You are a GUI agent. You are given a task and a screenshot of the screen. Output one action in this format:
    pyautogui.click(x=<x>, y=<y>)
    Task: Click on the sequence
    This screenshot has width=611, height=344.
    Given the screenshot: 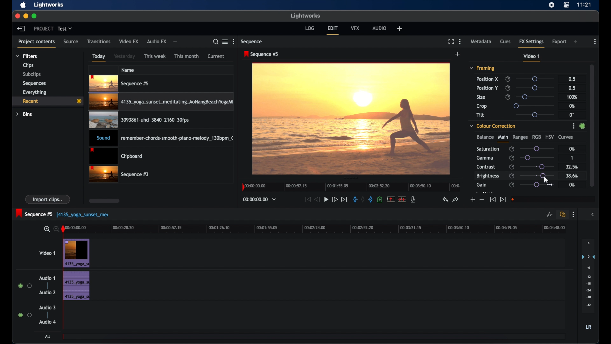 What is the action you would take?
    pyautogui.click(x=252, y=42)
    